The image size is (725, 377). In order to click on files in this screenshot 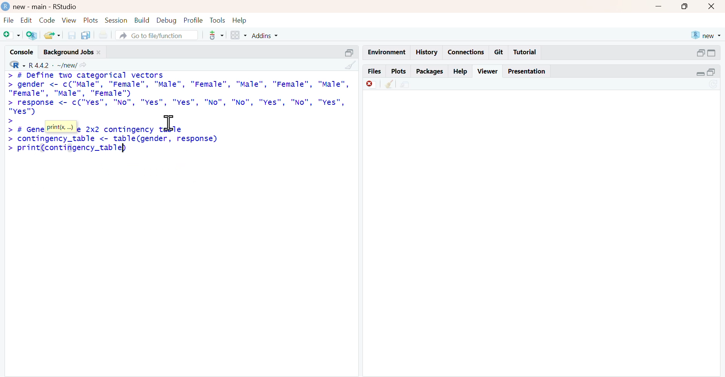, I will do `click(375, 70)`.